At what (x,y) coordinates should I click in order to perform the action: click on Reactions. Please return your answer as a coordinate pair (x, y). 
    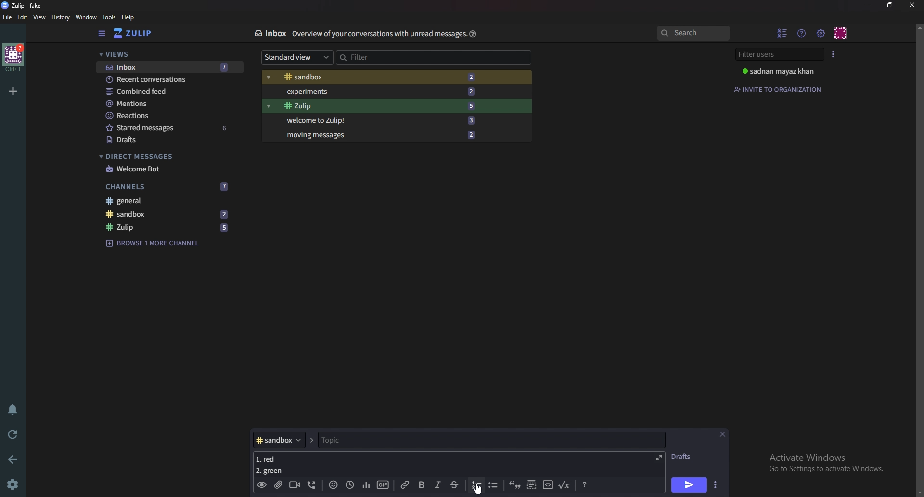
    Looking at the image, I should click on (167, 115).